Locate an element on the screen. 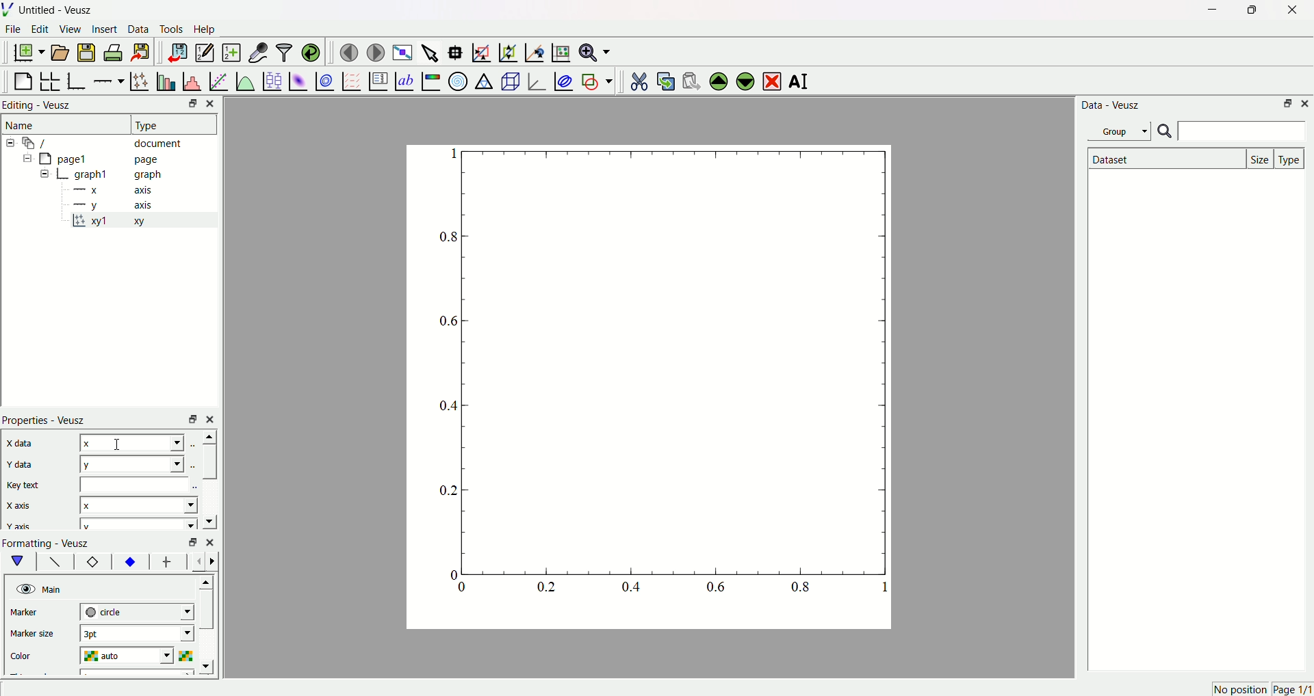 The width and height of the screenshot is (1314, 696). Formatting - Veusz is located at coordinates (53, 543).